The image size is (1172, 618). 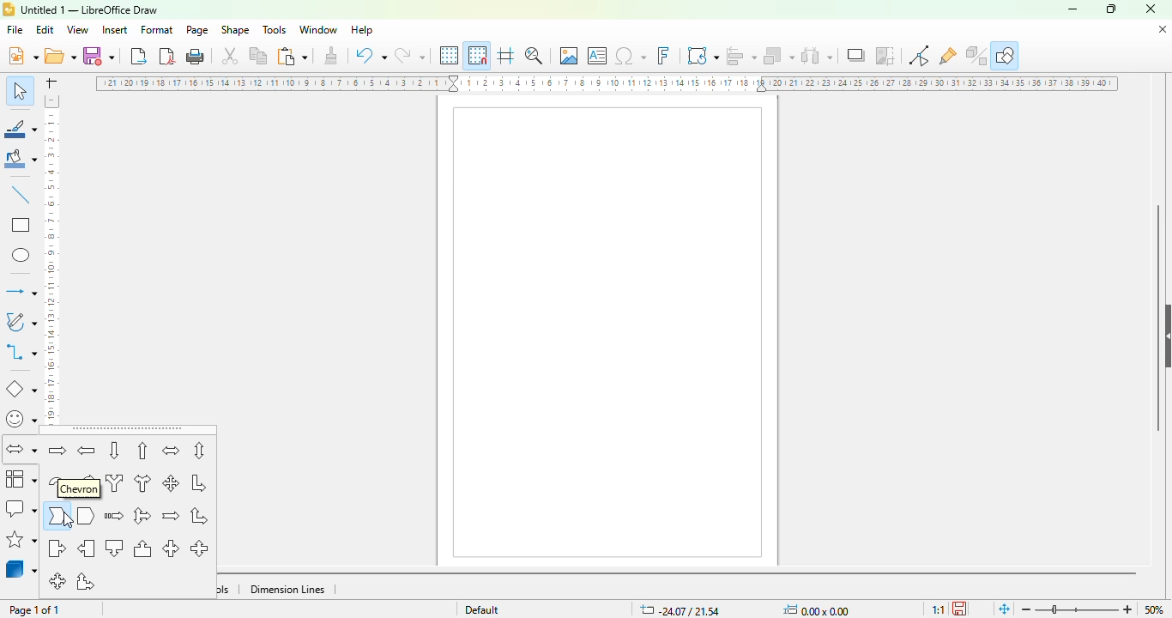 What do you see at coordinates (1027, 609) in the screenshot?
I see `zoom out` at bounding box center [1027, 609].